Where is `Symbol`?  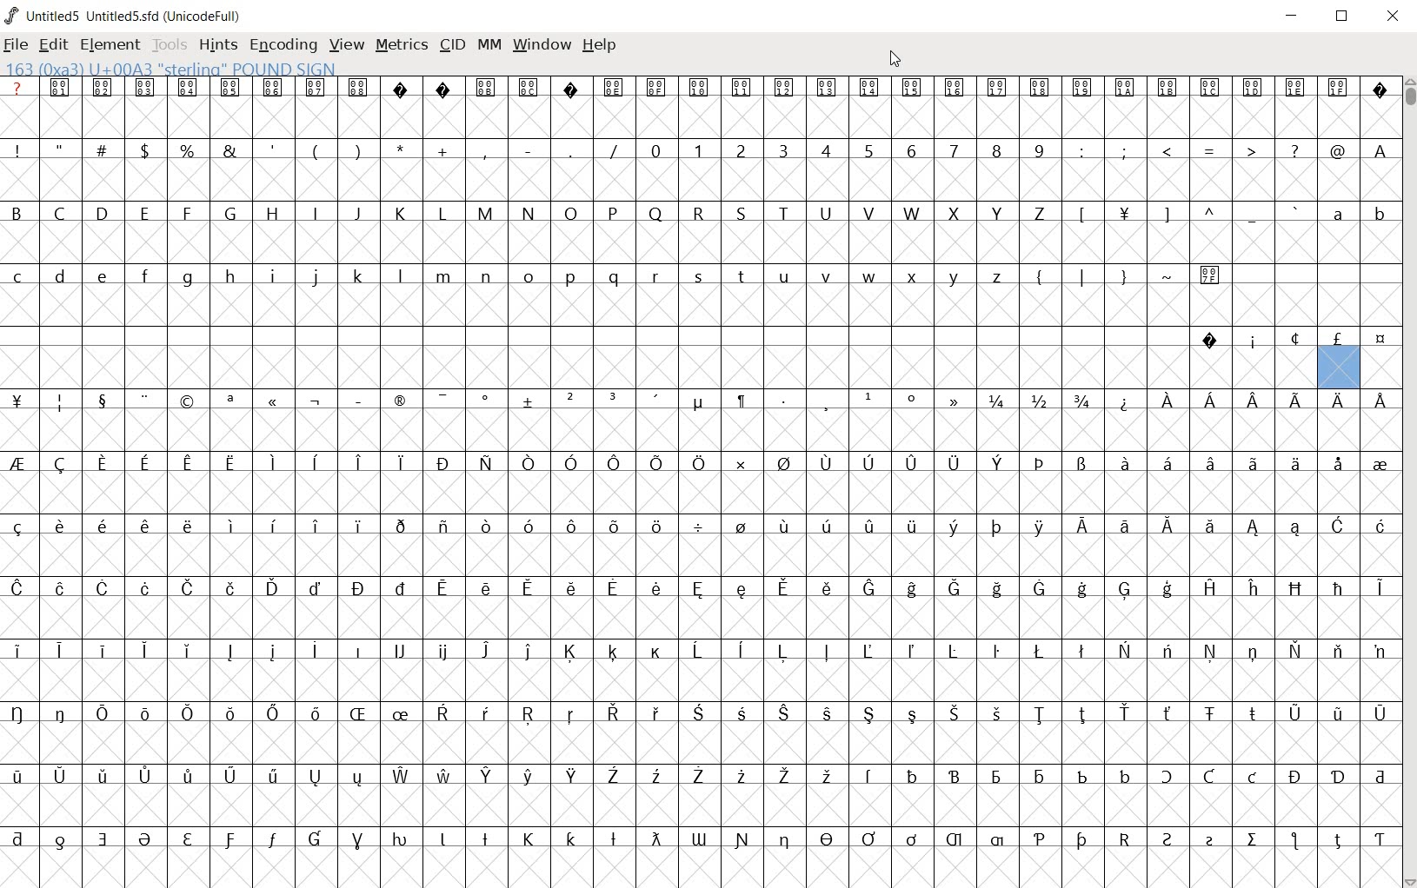 Symbol is located at coordinates (825, 589).